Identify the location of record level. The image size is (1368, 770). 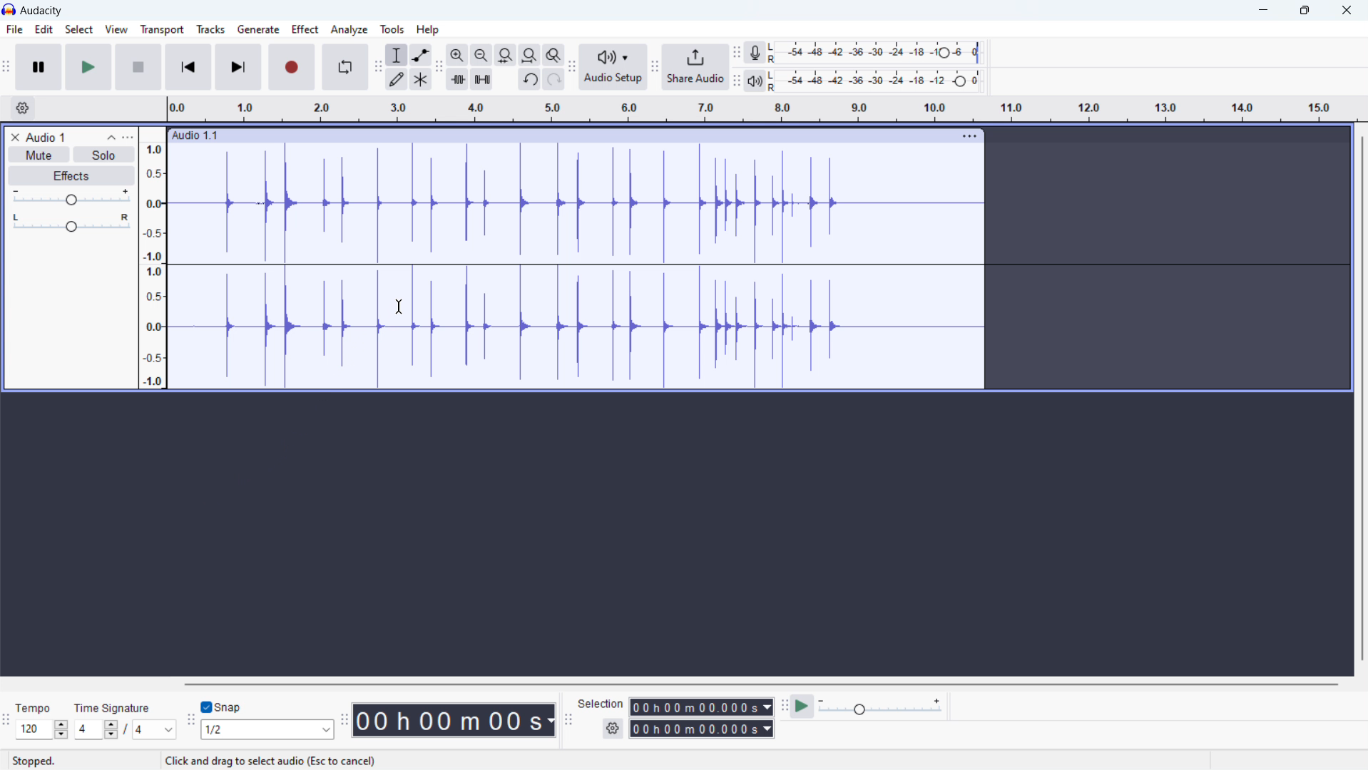
(882, 53).